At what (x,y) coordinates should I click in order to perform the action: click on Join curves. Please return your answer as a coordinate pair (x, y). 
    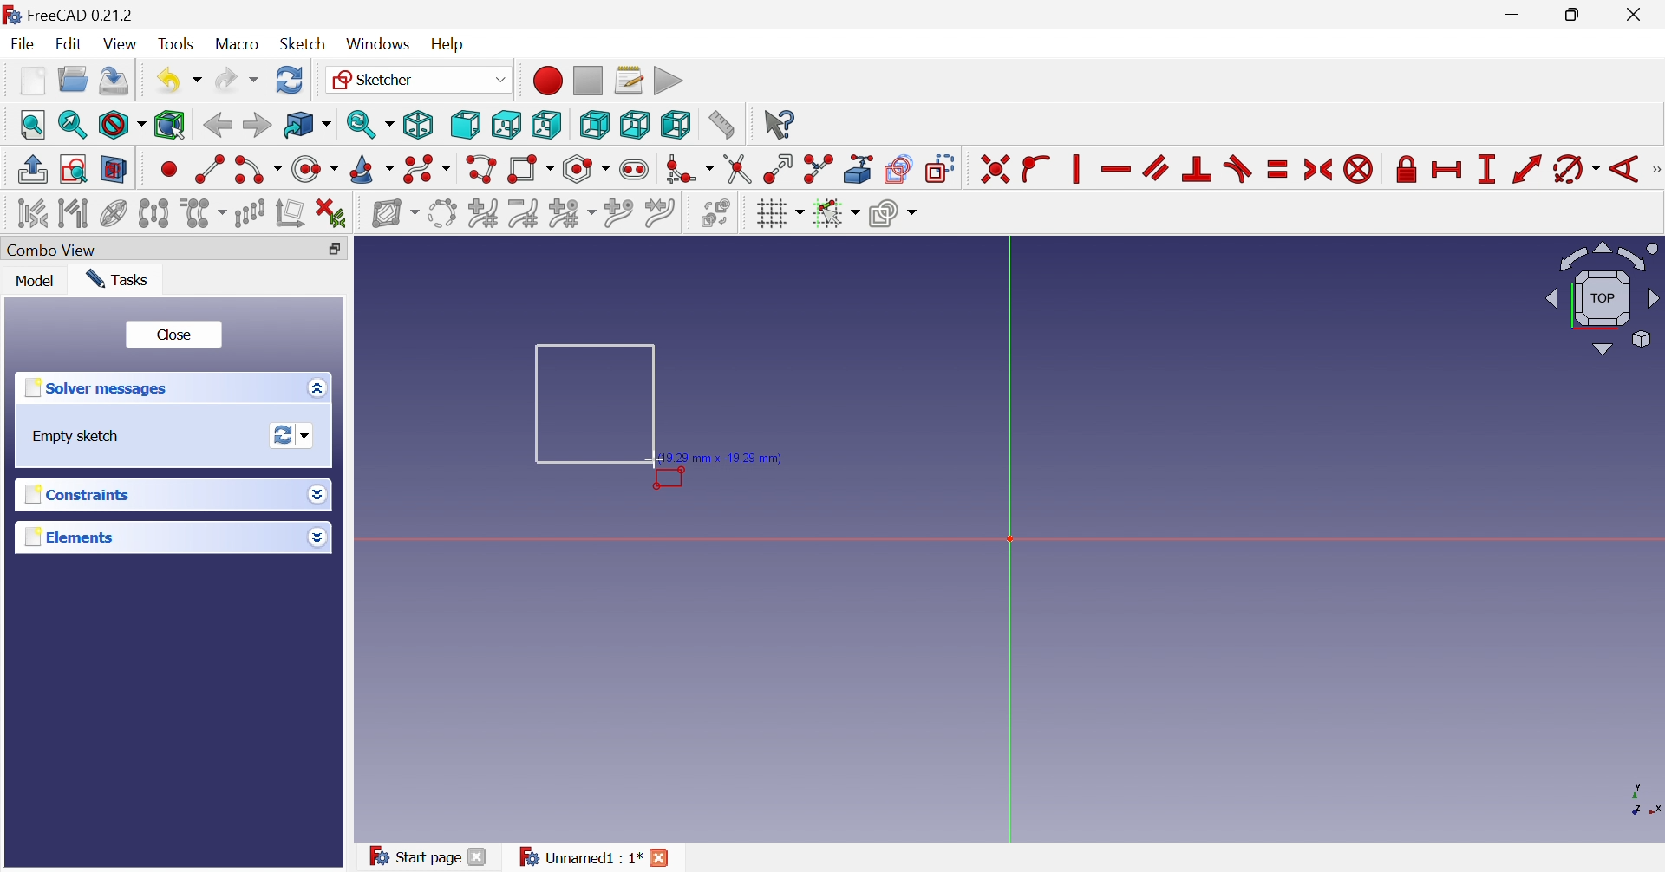
    Looking at the image, I should click on (660, 213).